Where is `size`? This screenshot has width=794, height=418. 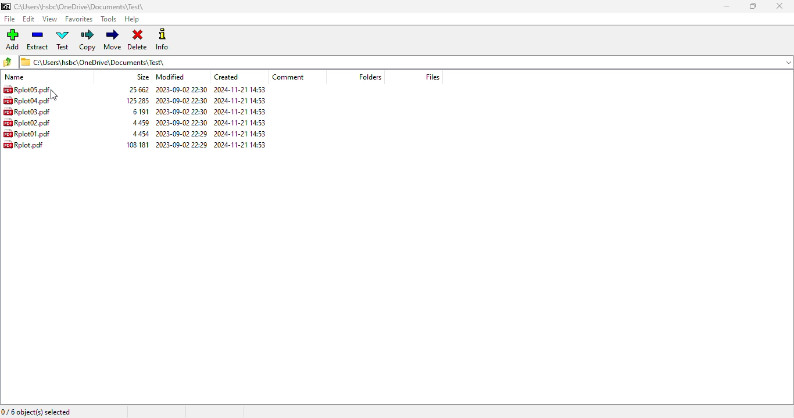
size is located at coordinates (141, 122).